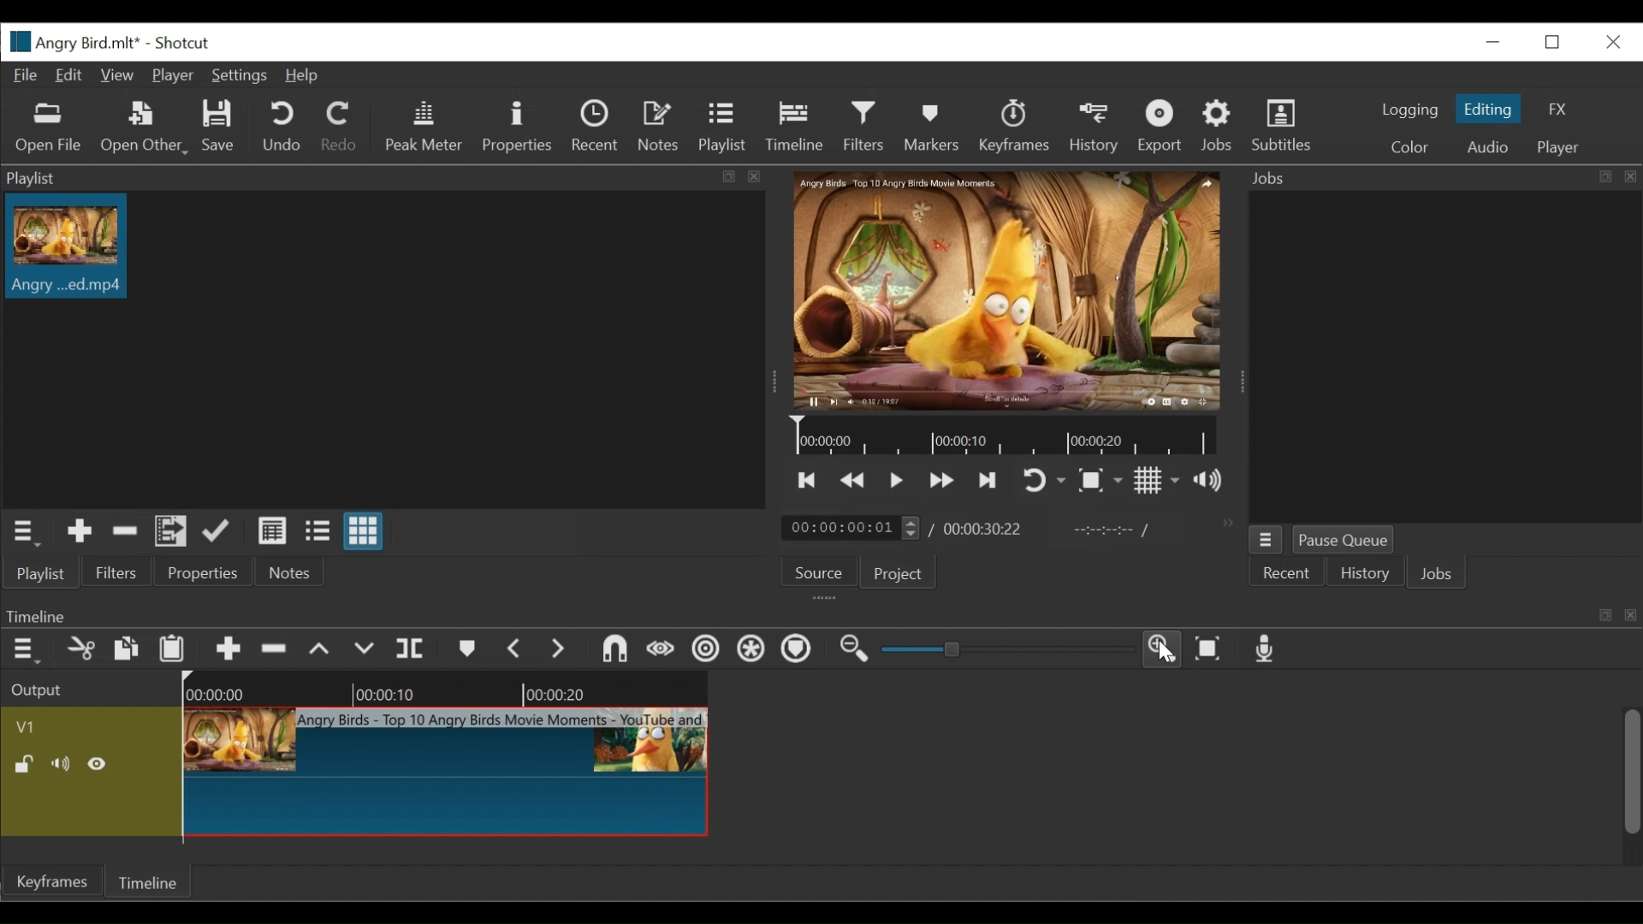  What do you see at coordinates (595, 127) in the screenshot?
I see `Recent` at bounding box center [595, 127].